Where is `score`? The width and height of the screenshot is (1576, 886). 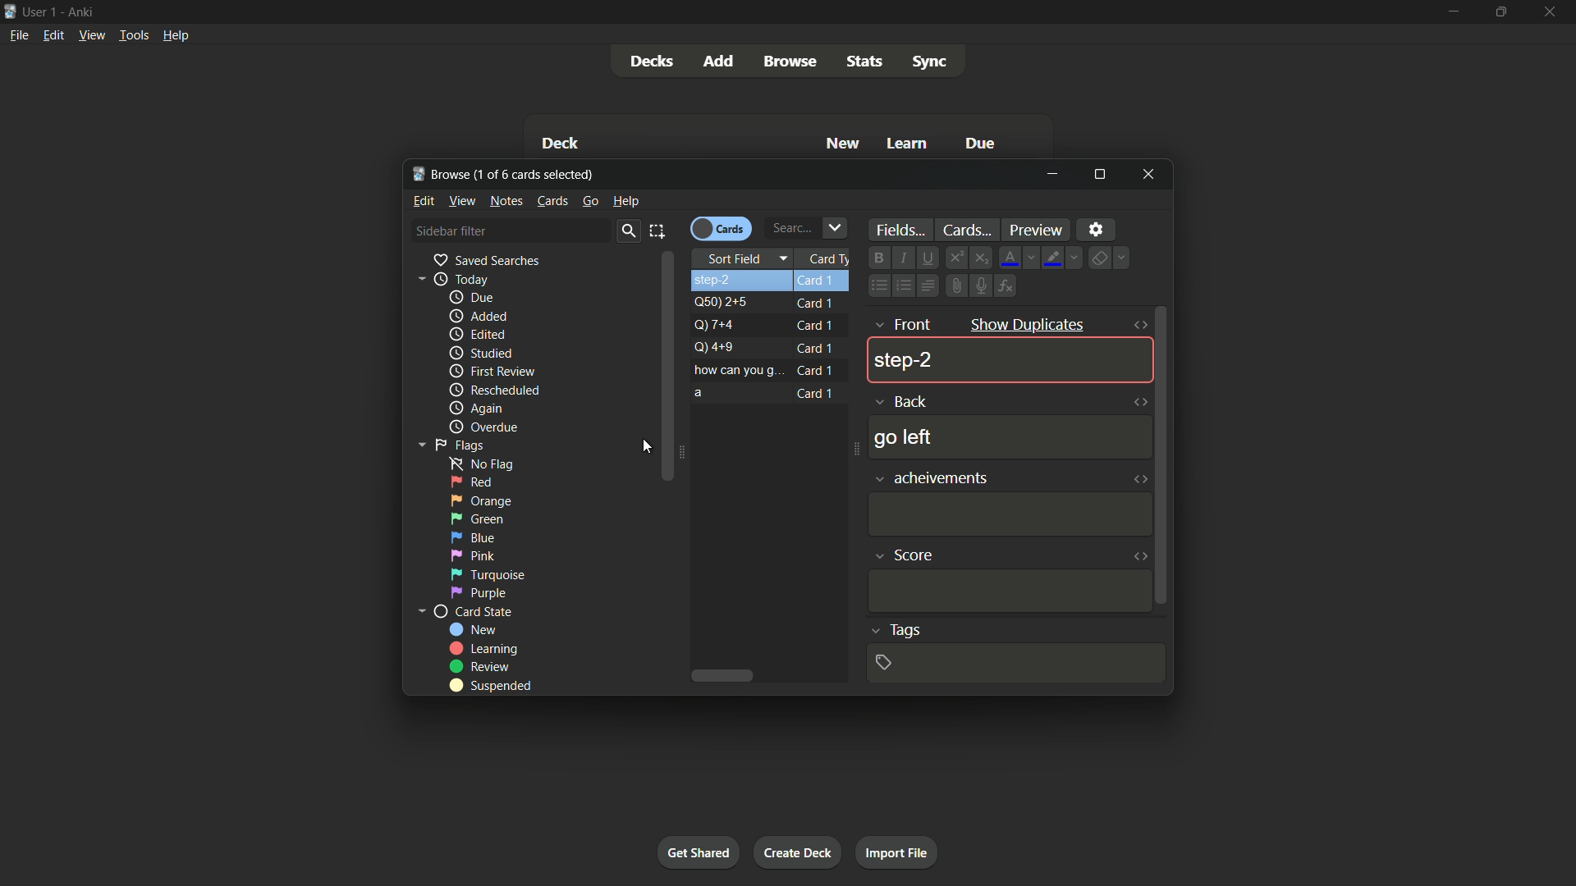
score is located at coordinates (905, 551).